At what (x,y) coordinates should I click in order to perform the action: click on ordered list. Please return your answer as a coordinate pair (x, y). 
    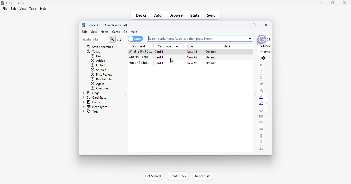
    Looking at the image, I should click on (262, 123).